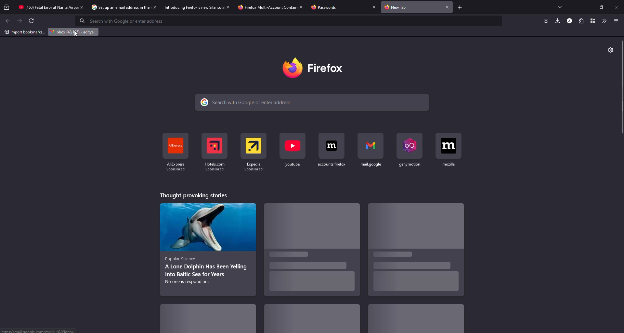 Image resolution: width=624 pixels, height=333 pixels. Describe the element at coordinates (301, 7) in the screenshot. I see `close` at that location.